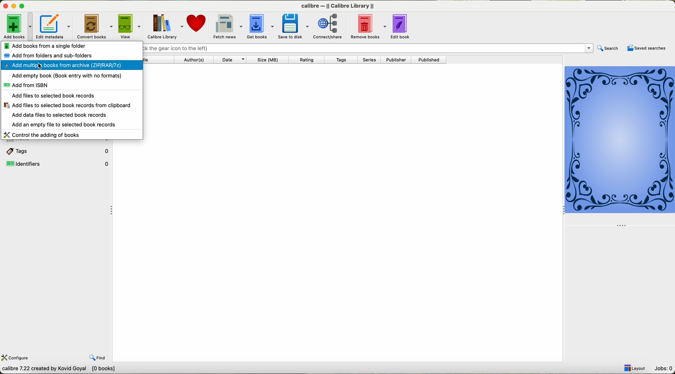 The width and height of the screenshot is (675, 374). Describe the element at coordinates (58, 164) in the screenshot. I see `identifiers` at that location.